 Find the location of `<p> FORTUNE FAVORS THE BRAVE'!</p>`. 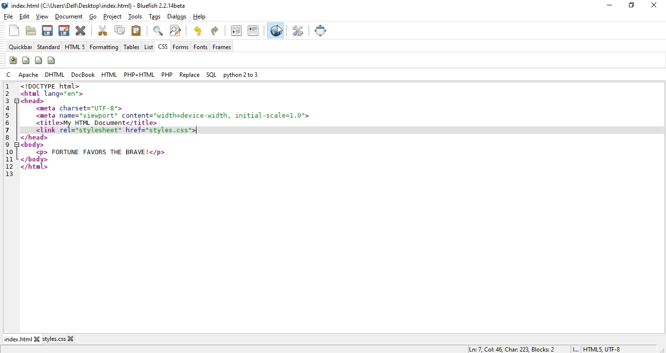

<p> FORTUNE FAVORS THE BRAVE'!</p> is located at coordinates (100, 152).